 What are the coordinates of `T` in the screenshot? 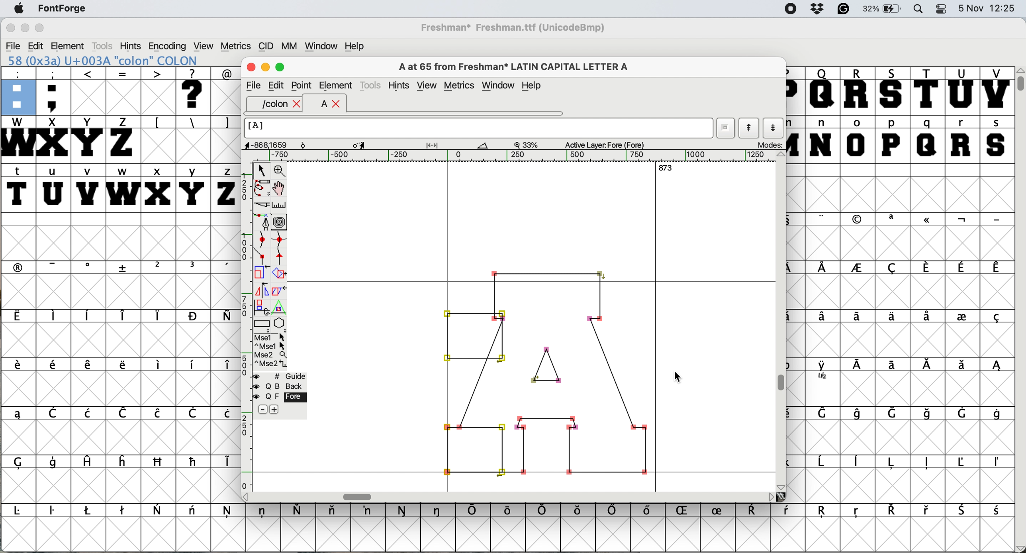 It's located at (926, 90).